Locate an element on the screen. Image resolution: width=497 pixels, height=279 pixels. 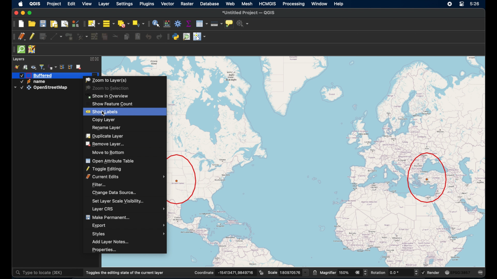
digitize with segment is located at coordinates (56, 37).